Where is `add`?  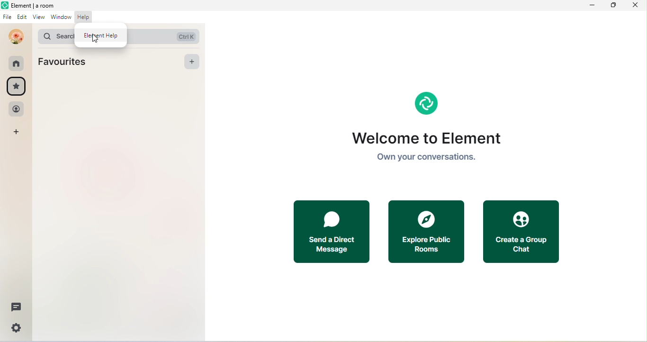 add is located at coordinates (17, 134).